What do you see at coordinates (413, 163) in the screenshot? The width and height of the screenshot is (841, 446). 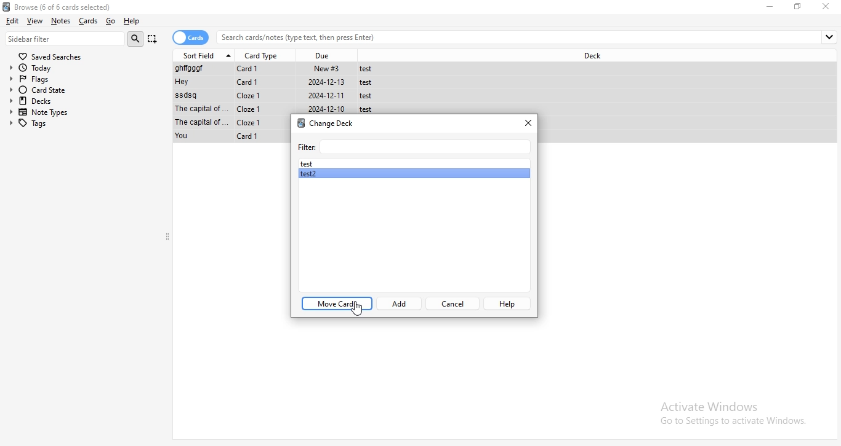 I see `test` at bounding box center [413, 163].